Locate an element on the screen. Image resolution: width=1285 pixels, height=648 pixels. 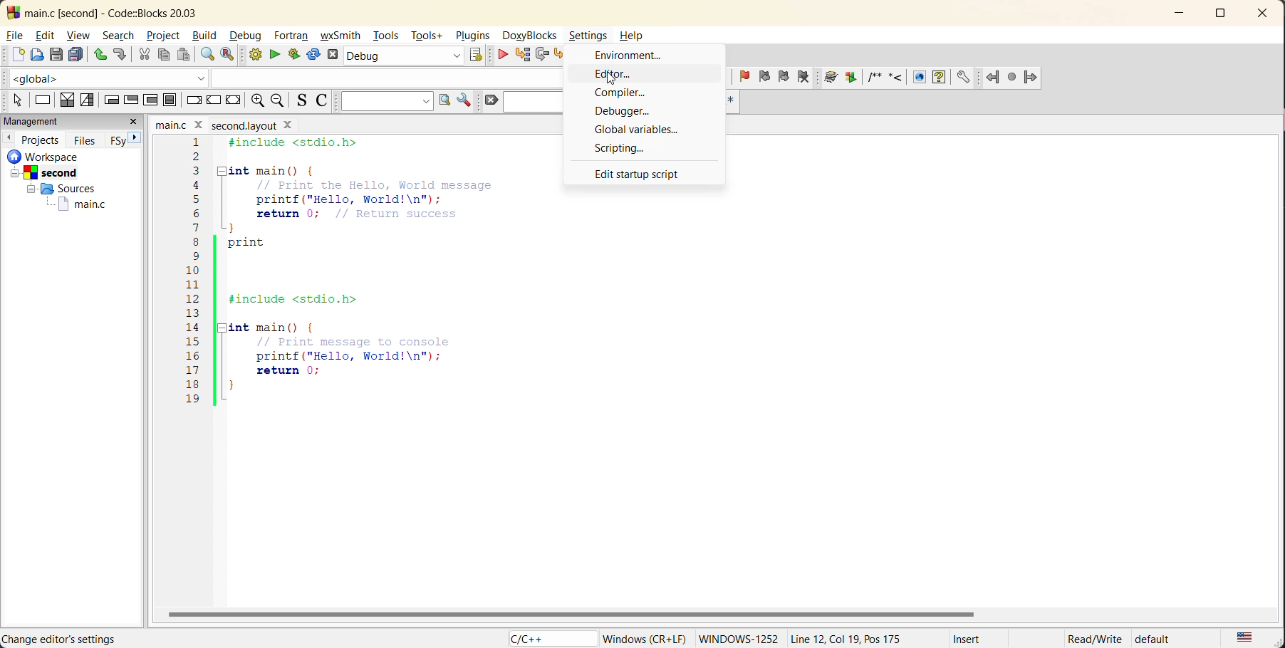
main.c is located at coordinates (72, 204).